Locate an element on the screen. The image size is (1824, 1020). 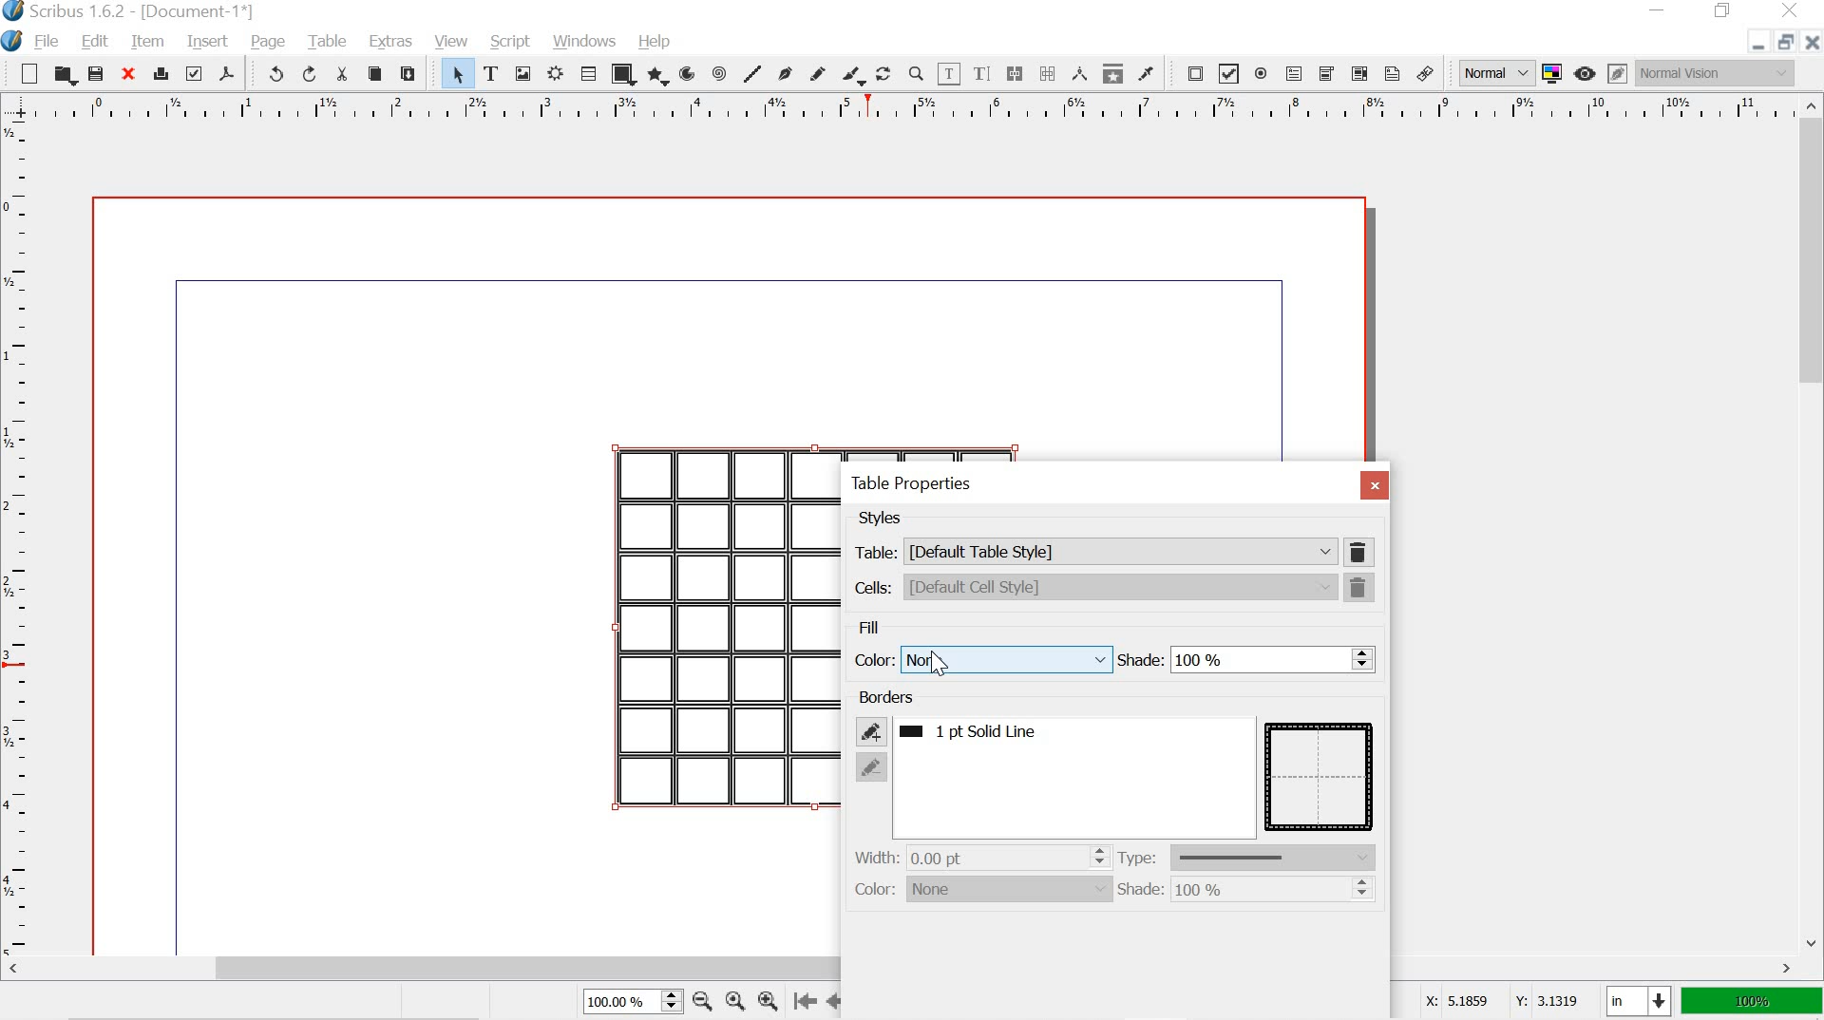
100% is located at coordinates (1749, 1002).